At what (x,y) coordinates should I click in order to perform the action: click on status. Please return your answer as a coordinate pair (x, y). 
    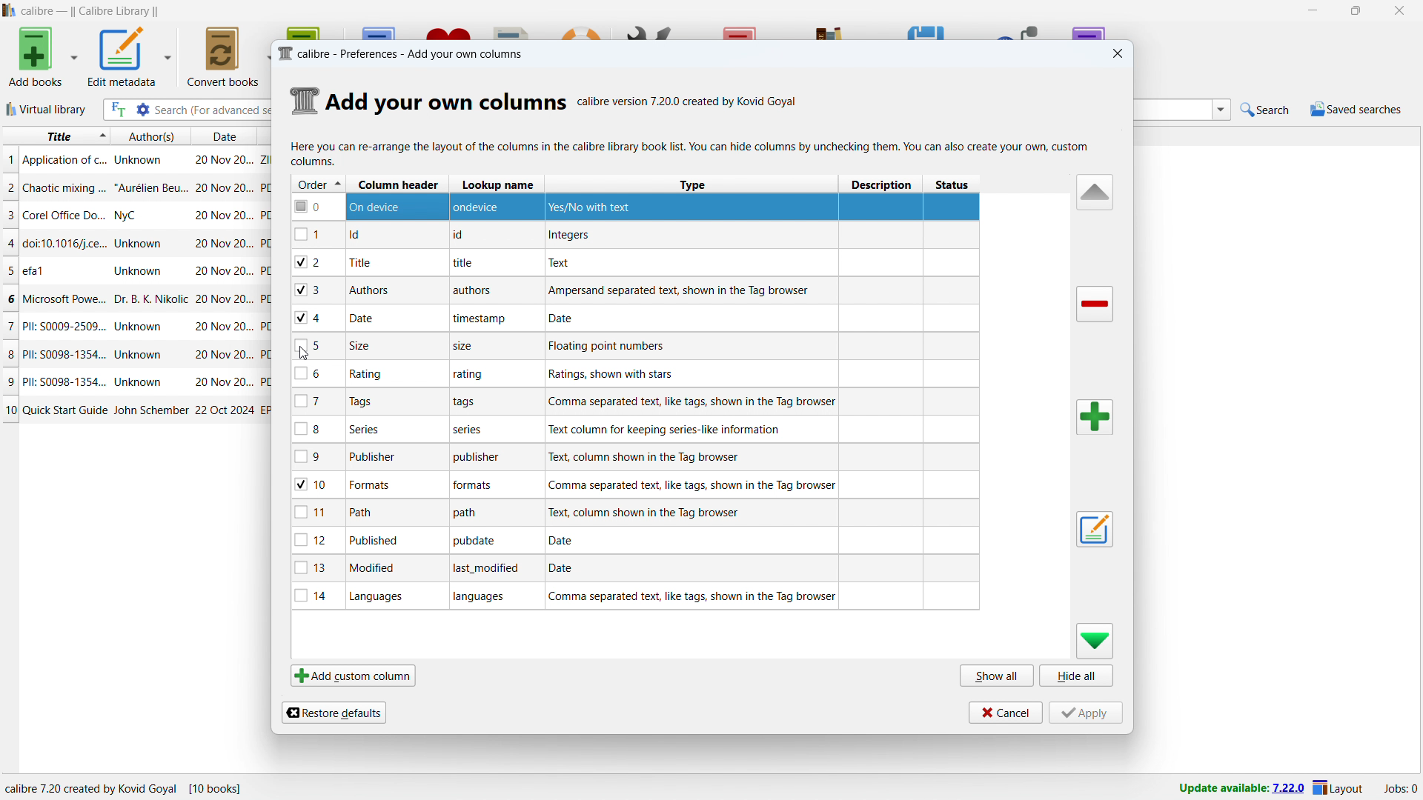
    Looking at the image, I should click on (954, 185).